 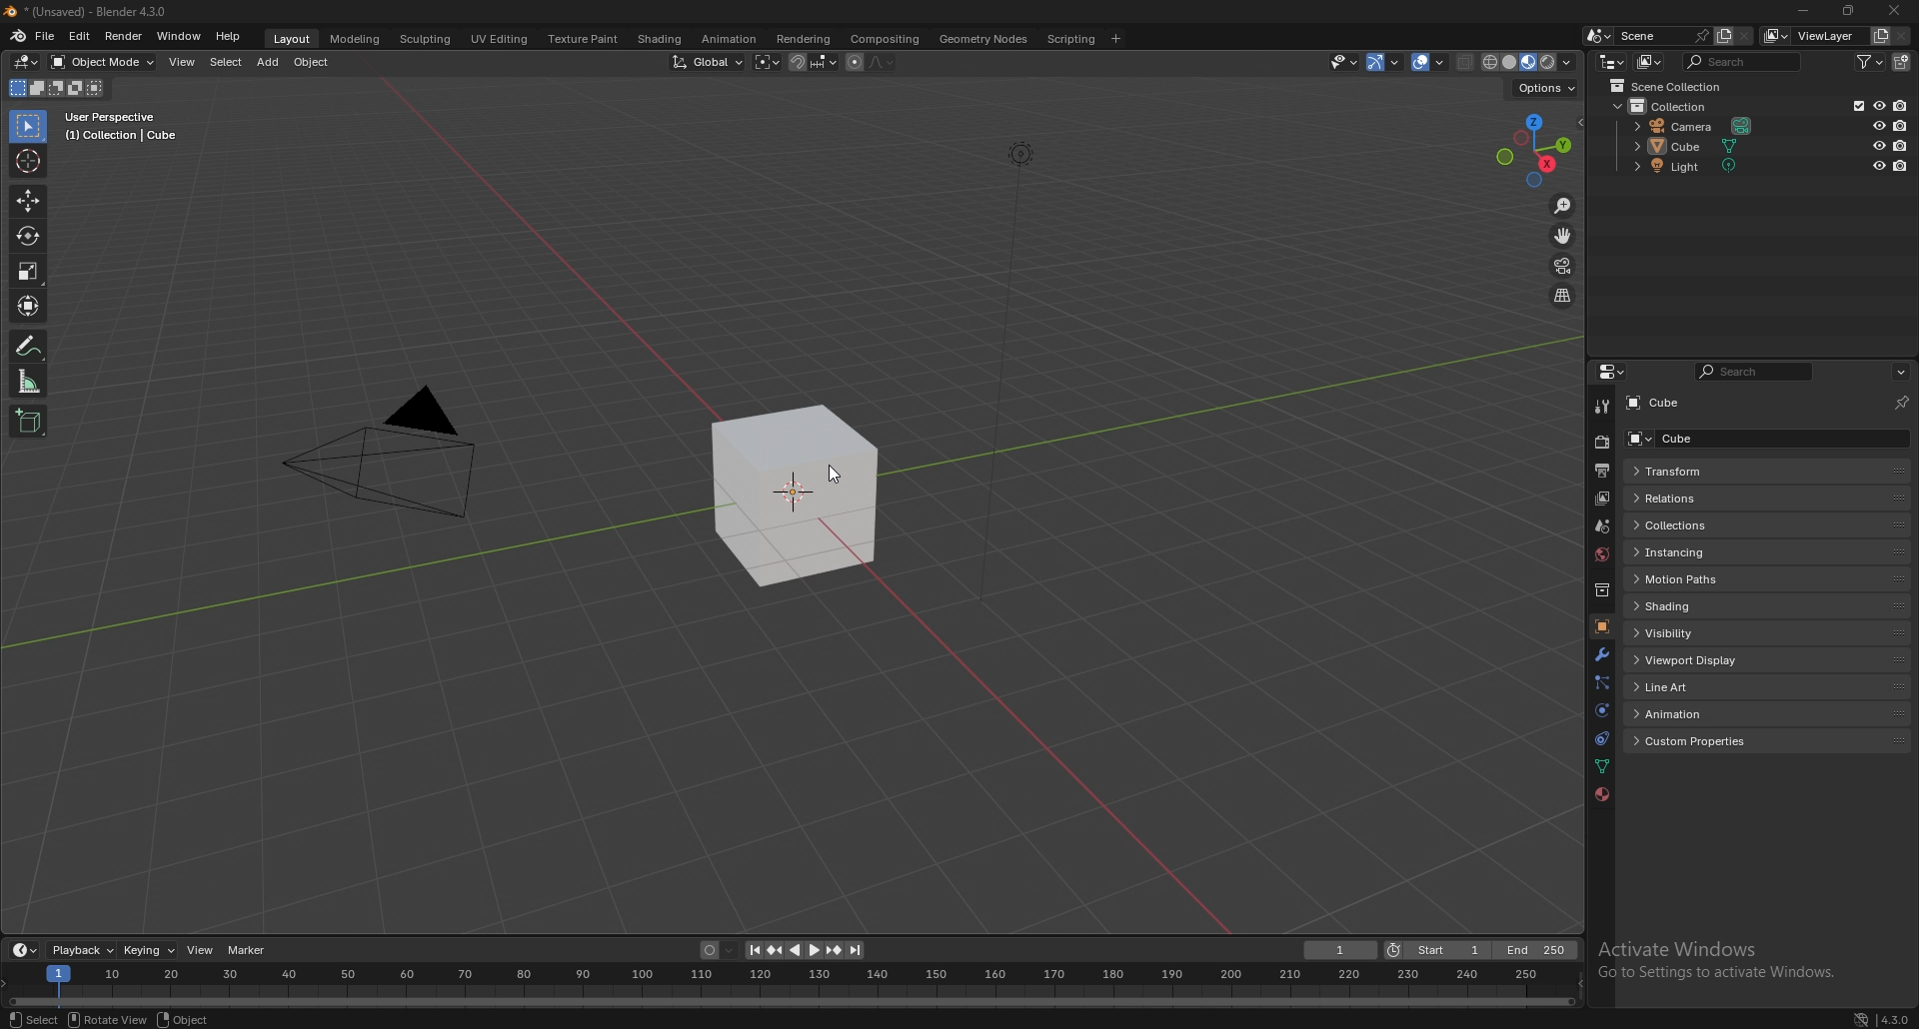 What do you see at coordinates (1879, 35) in the screenshot?
I see `add view layer` at bounding box center [1879, 35].